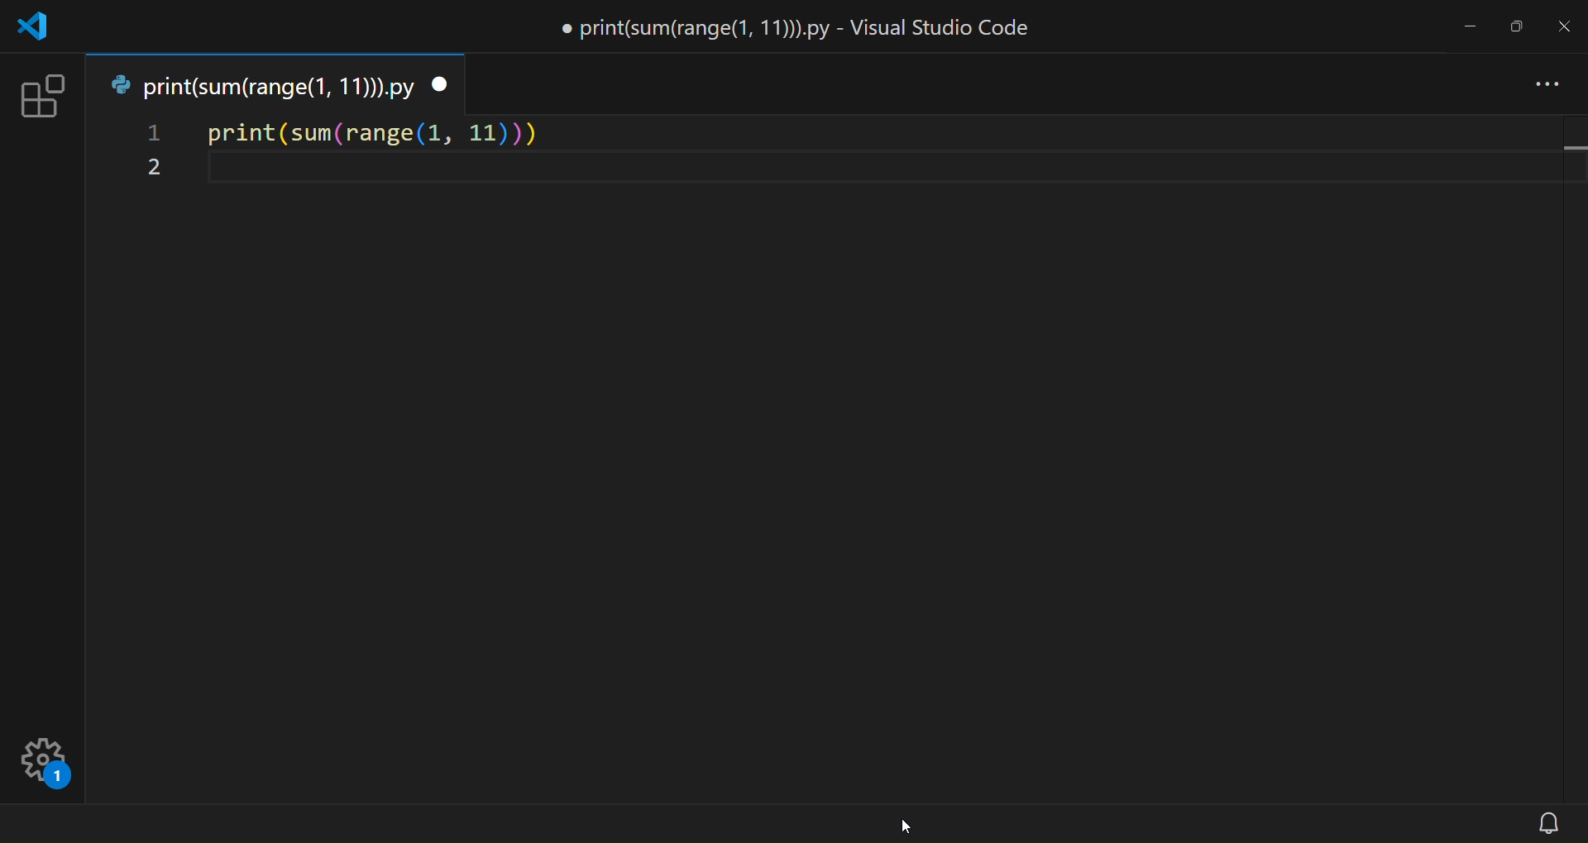 Image resolution: width=1588 pixels, height=843 pixels. I want to click on maximize, so click(1519, 24).